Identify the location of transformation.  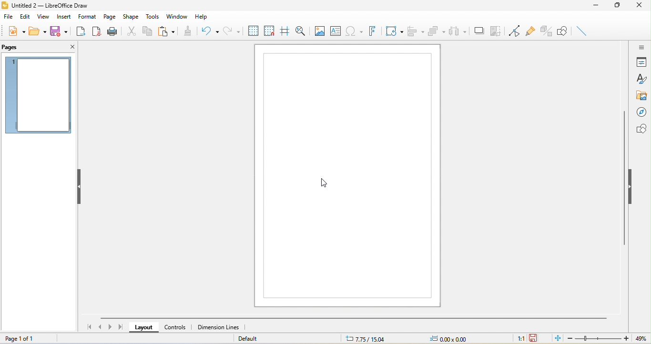
(392, 32).